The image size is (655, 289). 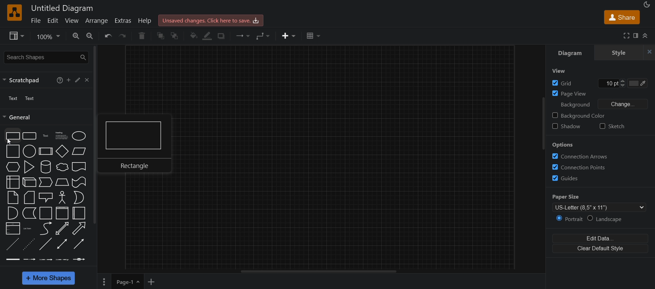 I want to click on grid, so click(x=561, y=82).